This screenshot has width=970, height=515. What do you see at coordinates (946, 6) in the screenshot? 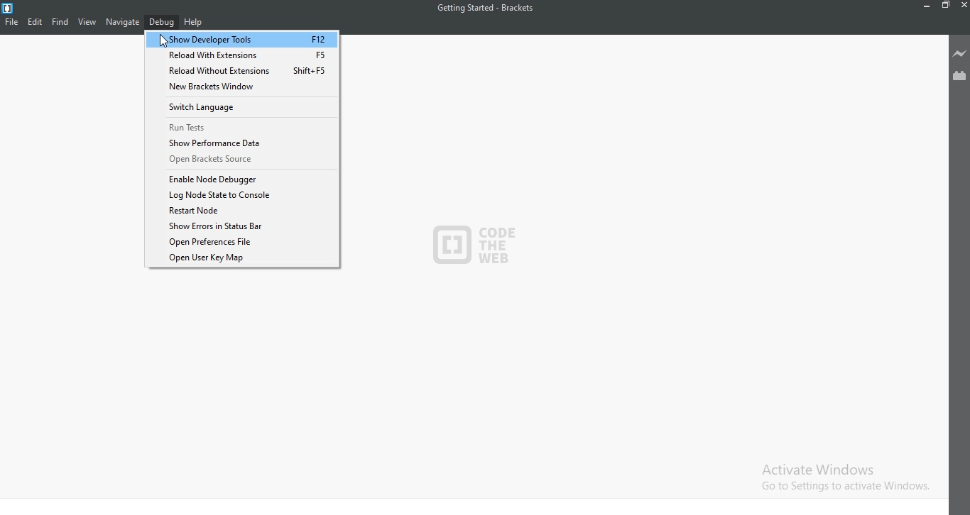
I see `Restore` at bounding box center [946, 6].